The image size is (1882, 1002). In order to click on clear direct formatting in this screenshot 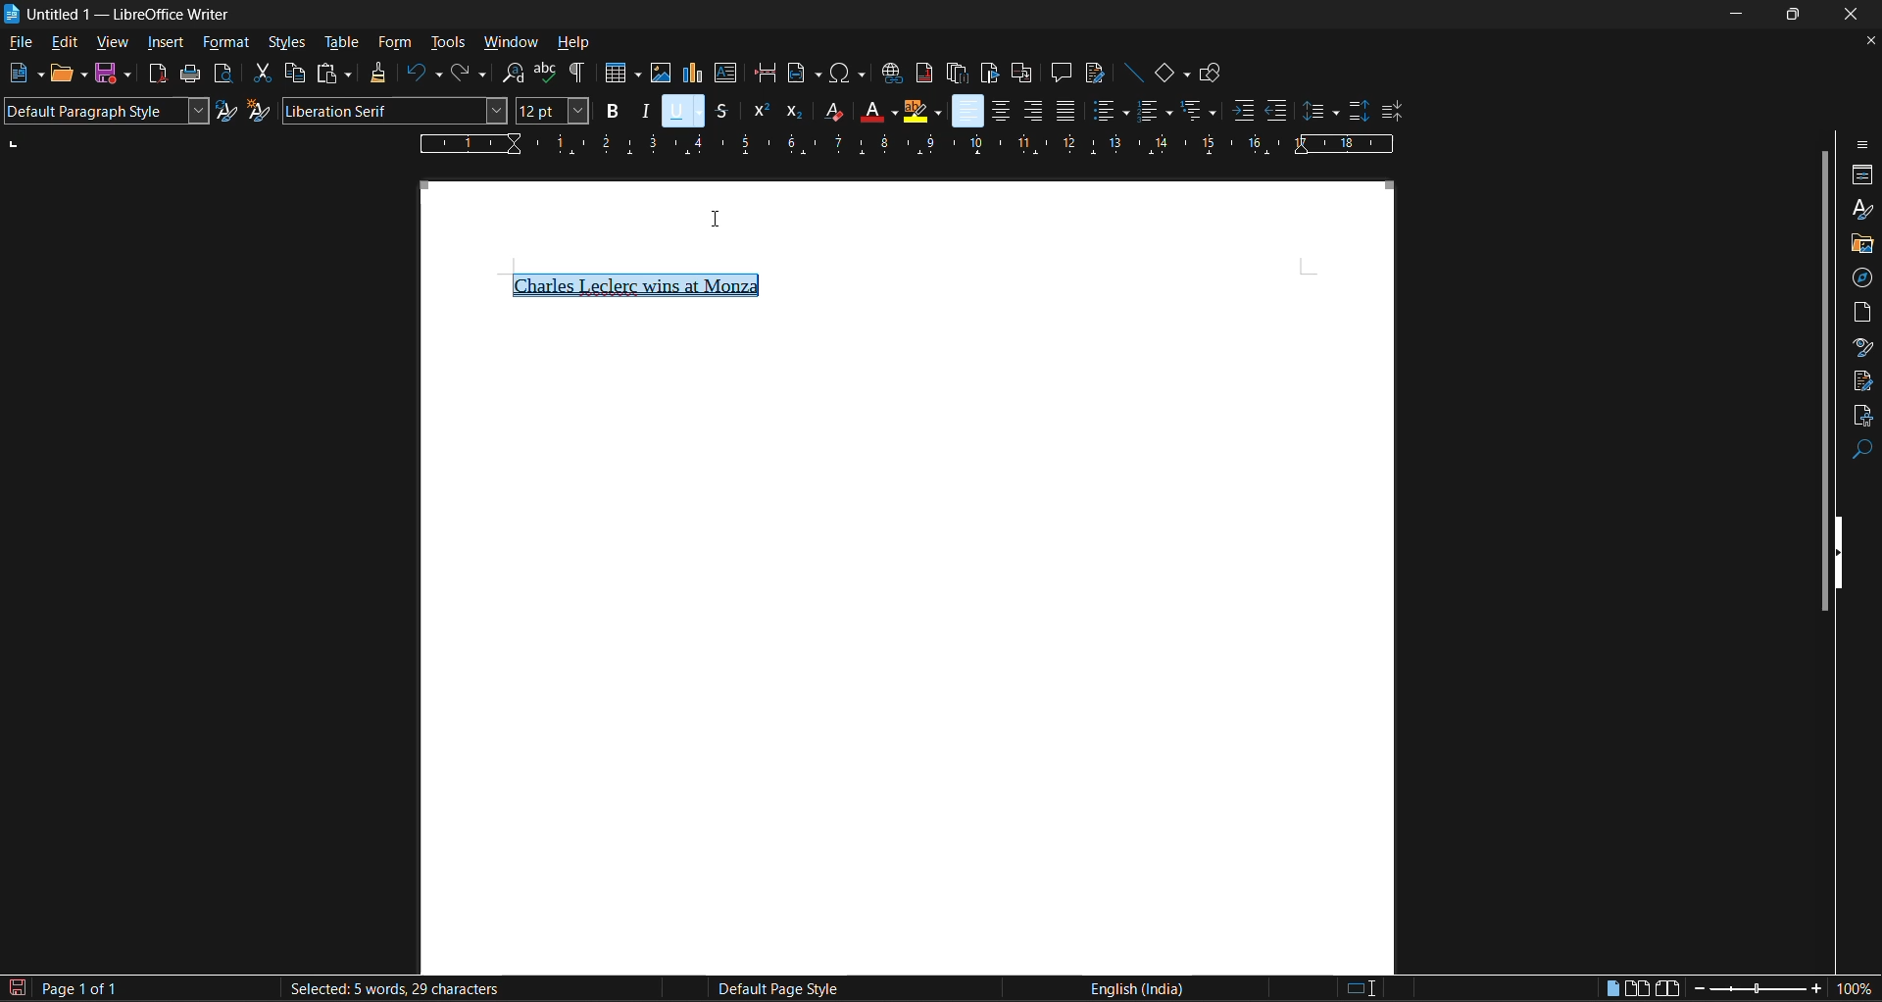, I will do `click(829, 110)`.